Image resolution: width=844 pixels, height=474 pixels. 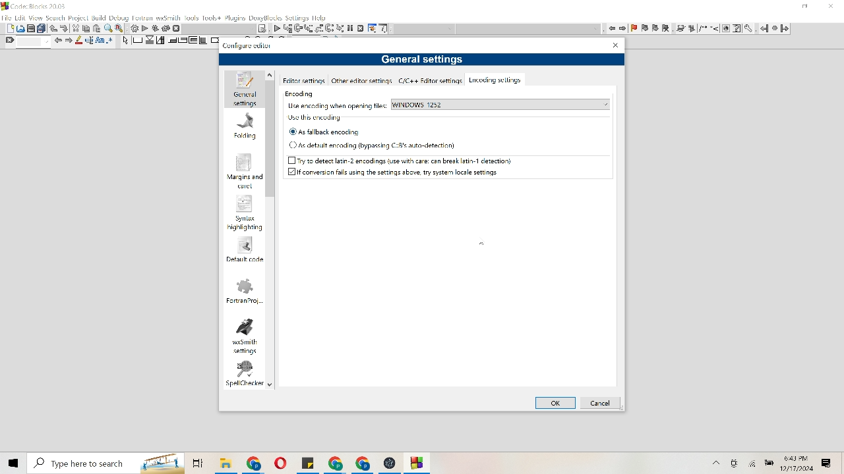 I want to click on Encoding, so click(x=299, y=93).